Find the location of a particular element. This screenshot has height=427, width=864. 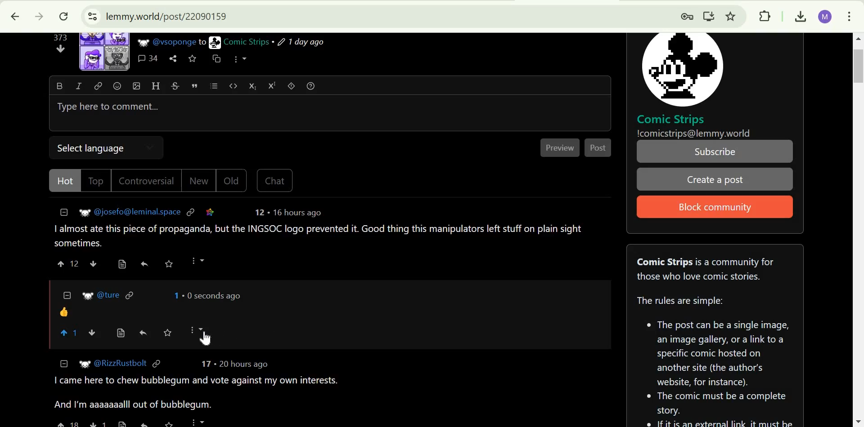

1 upvote is located at coordinates (70, 333).